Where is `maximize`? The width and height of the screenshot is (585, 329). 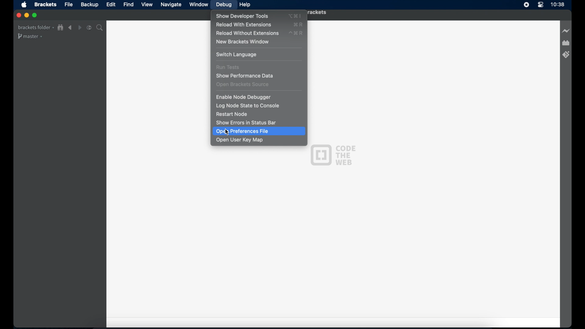
maximize is located at coordinates (35, 16).